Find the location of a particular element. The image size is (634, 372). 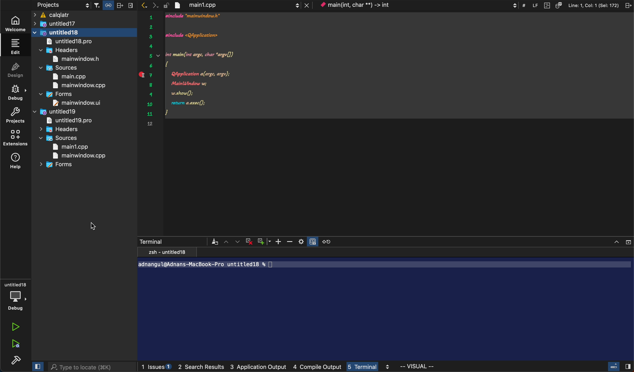

code is located at coordinates (398, 66).